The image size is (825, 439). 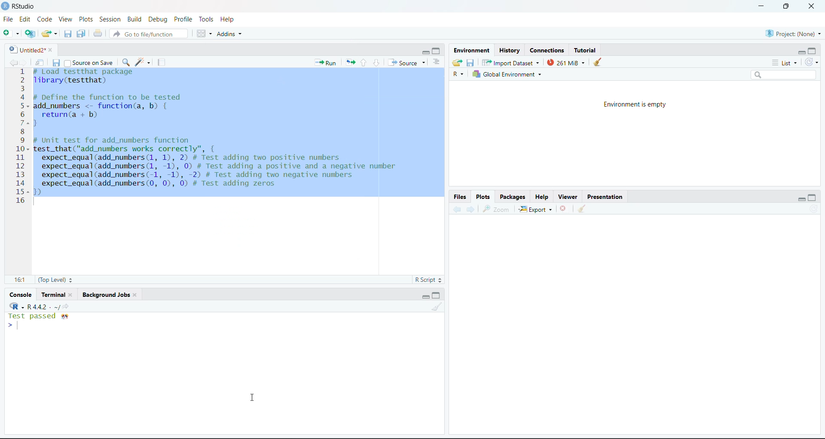 I want to click on Help, so click(x=227, y=19).